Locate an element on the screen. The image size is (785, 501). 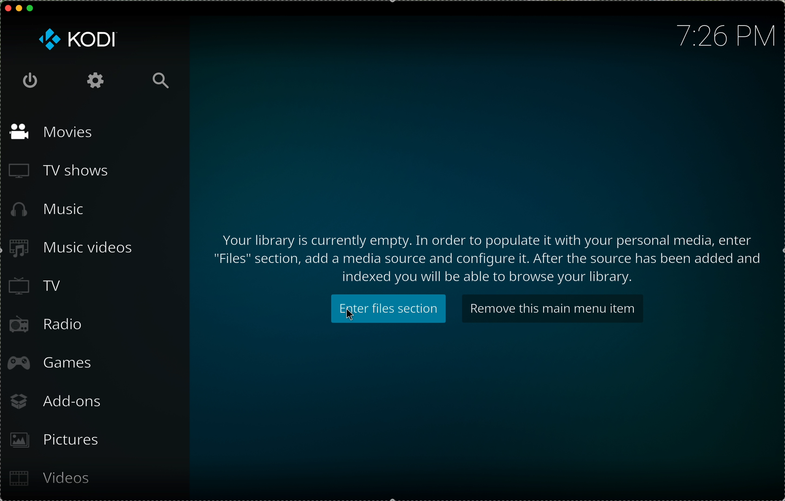
music videos option is located at coordinates (68, 250).